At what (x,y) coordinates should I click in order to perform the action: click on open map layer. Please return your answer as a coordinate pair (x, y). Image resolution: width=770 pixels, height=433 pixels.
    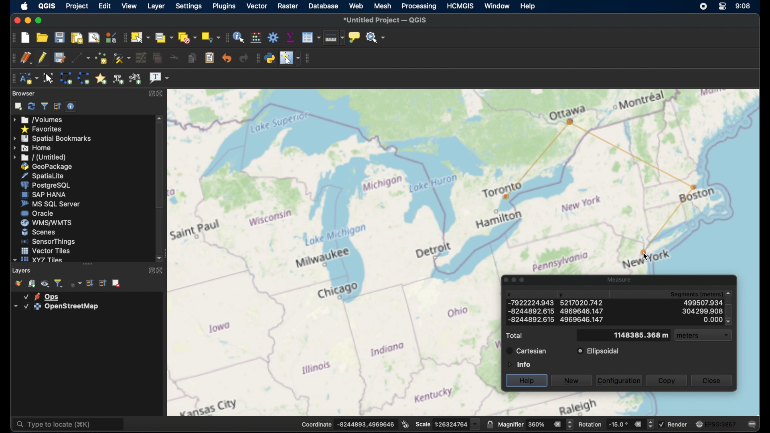
    Looking at the image, I should click on (16, 283).